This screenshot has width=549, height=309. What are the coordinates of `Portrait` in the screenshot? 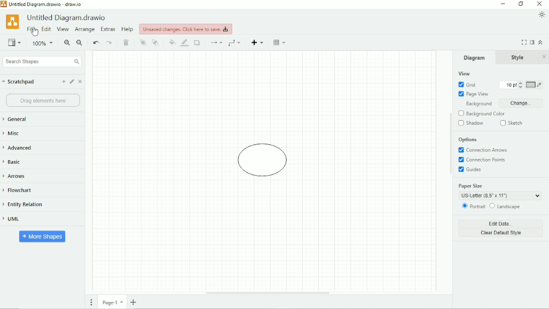 It's located at (474, 207).